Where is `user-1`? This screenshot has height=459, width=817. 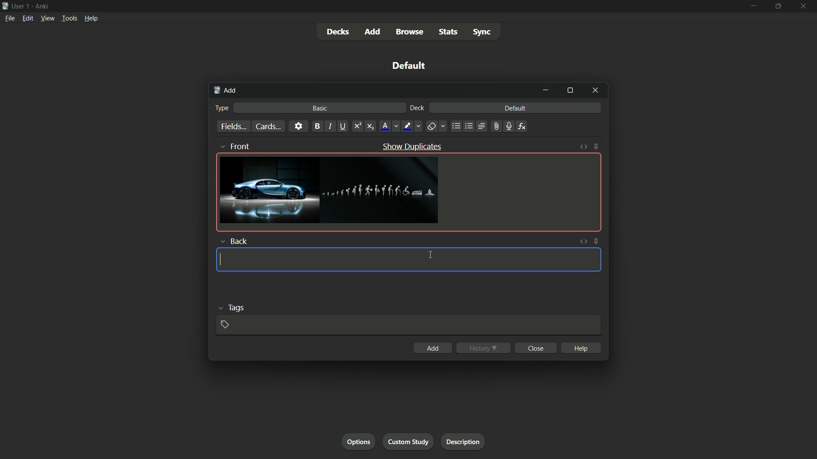
user-1 is located at coordinates (21, 5).